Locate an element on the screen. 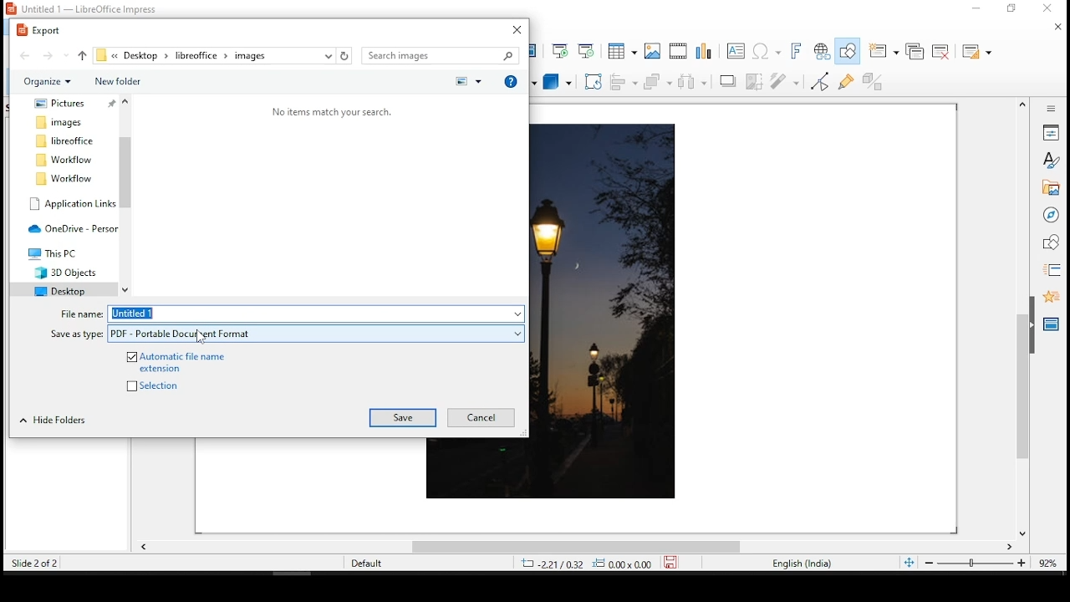 The height and width of the screenshot is (602, 1070). cancel is located at coordinates (480, 416).